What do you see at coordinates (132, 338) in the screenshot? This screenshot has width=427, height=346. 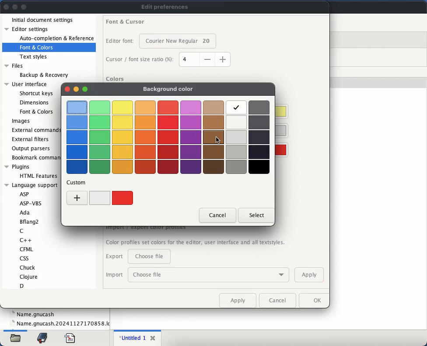 I see `untitled 1` at bounding box center [132, 338].